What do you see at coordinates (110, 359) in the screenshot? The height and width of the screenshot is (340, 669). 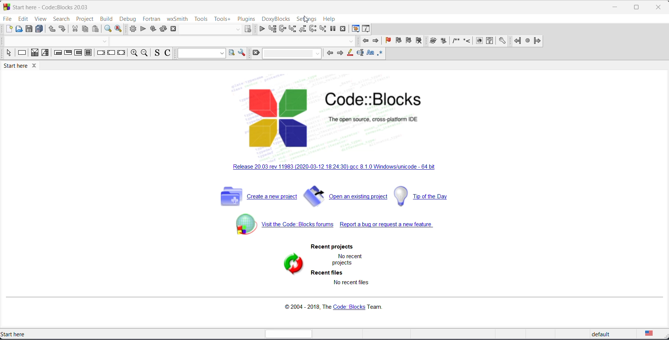 I see `` at bounding box center [110, 359].